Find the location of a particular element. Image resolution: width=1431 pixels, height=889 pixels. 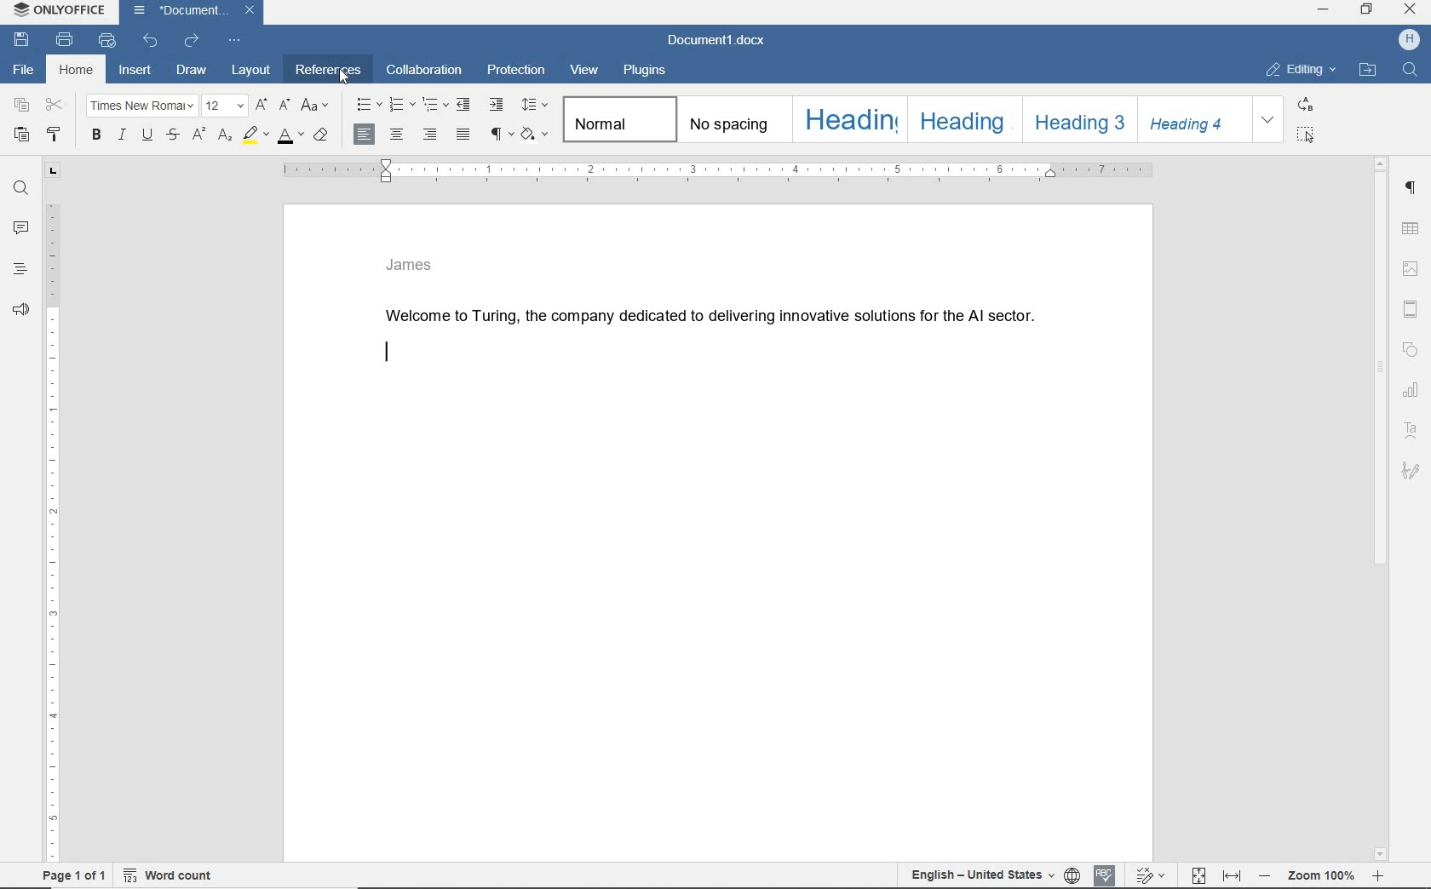

undo is located at coordinates (151, 42).